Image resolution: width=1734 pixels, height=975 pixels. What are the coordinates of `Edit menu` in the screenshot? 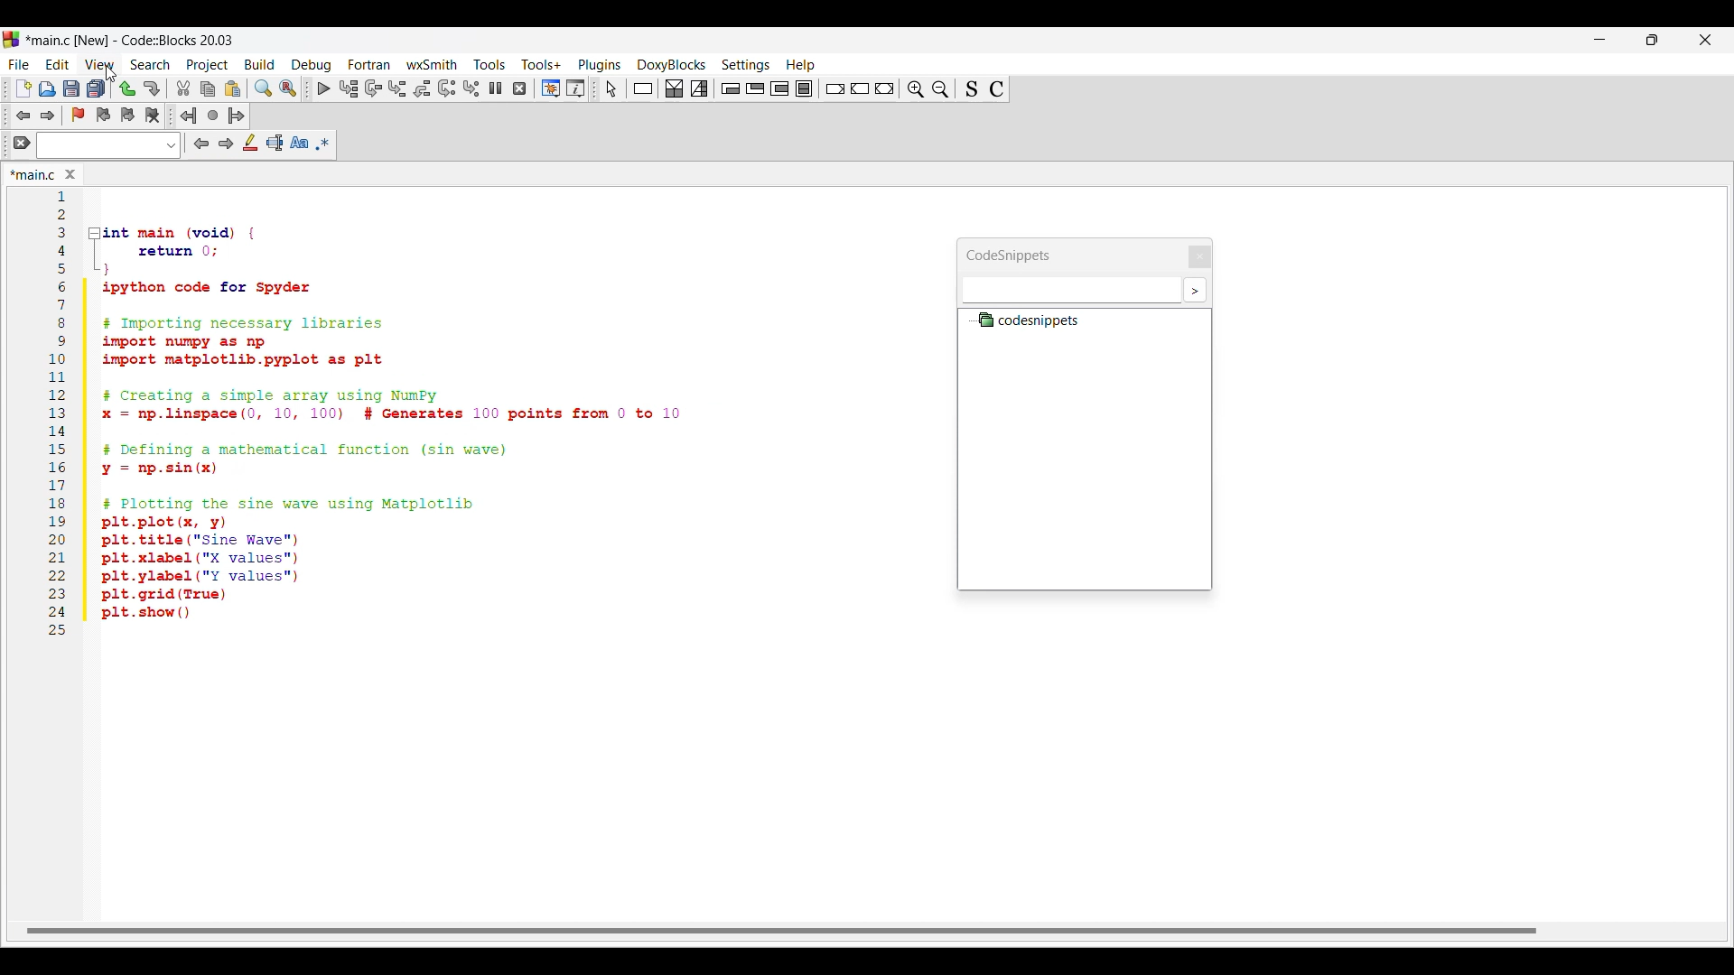 It's located at (58, 65).